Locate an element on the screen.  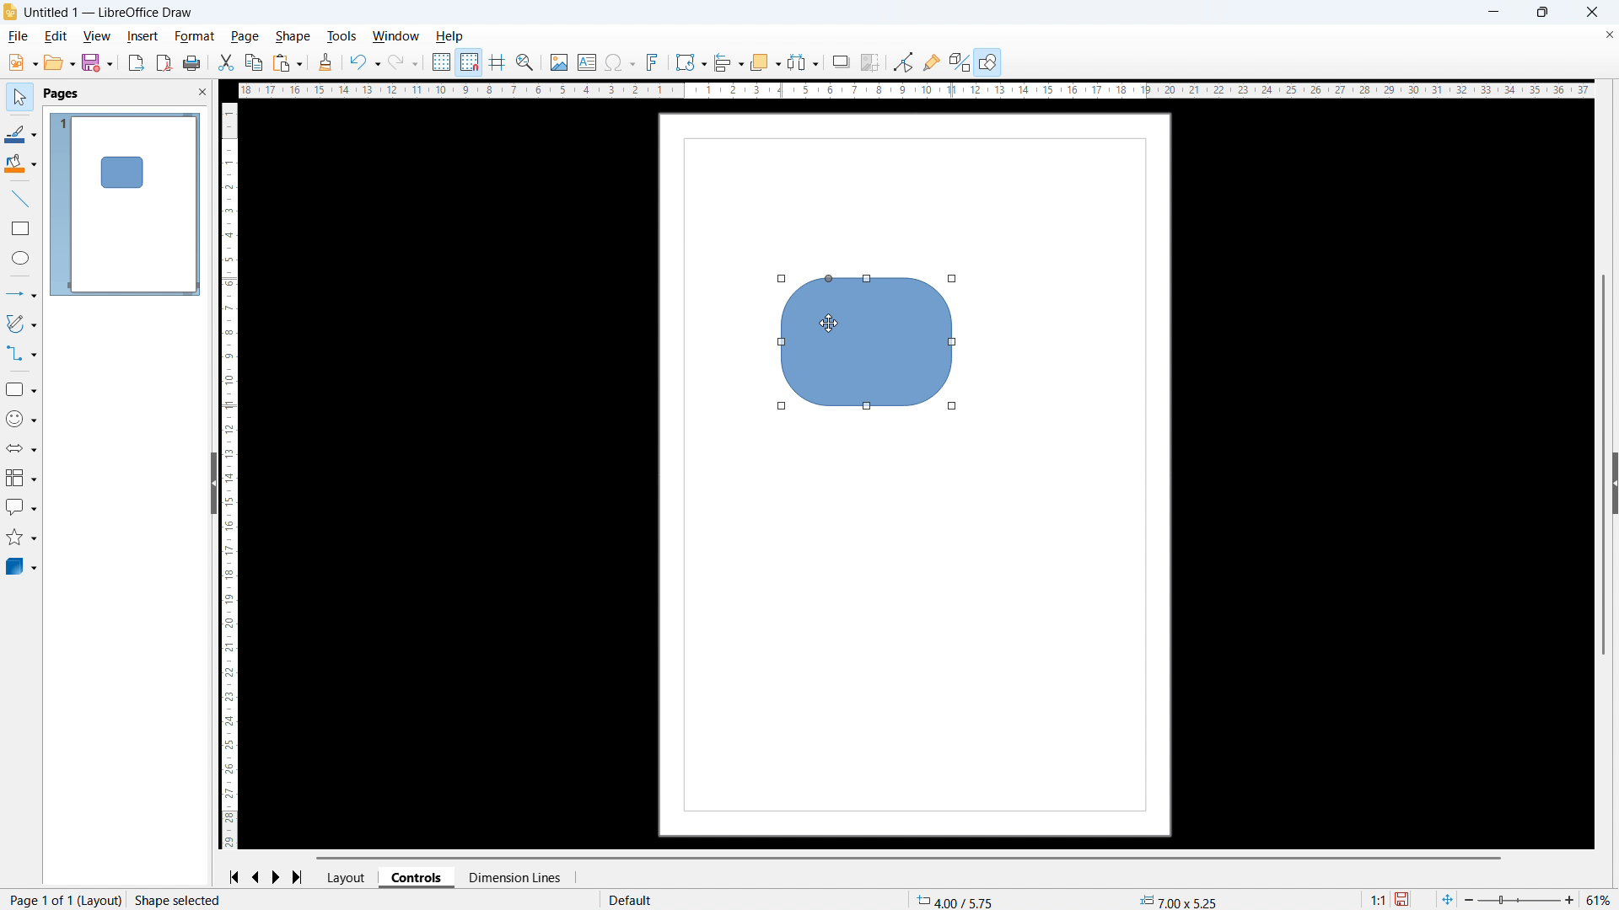
Stars and banners  is located at coordinates (22, 538).